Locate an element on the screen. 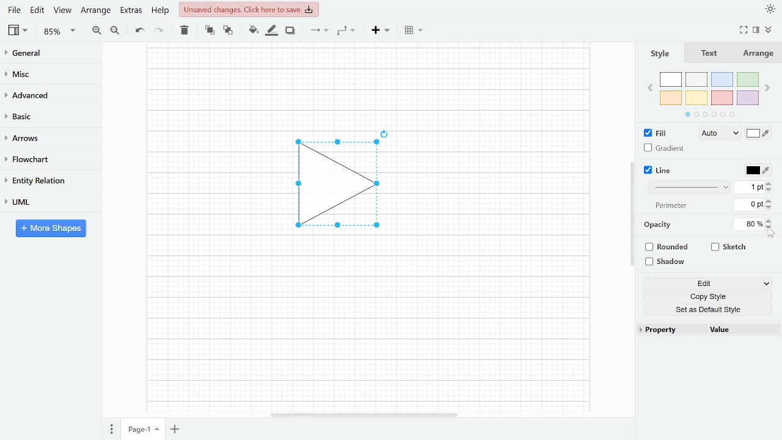  Delete is located at coordinates (183, 30).